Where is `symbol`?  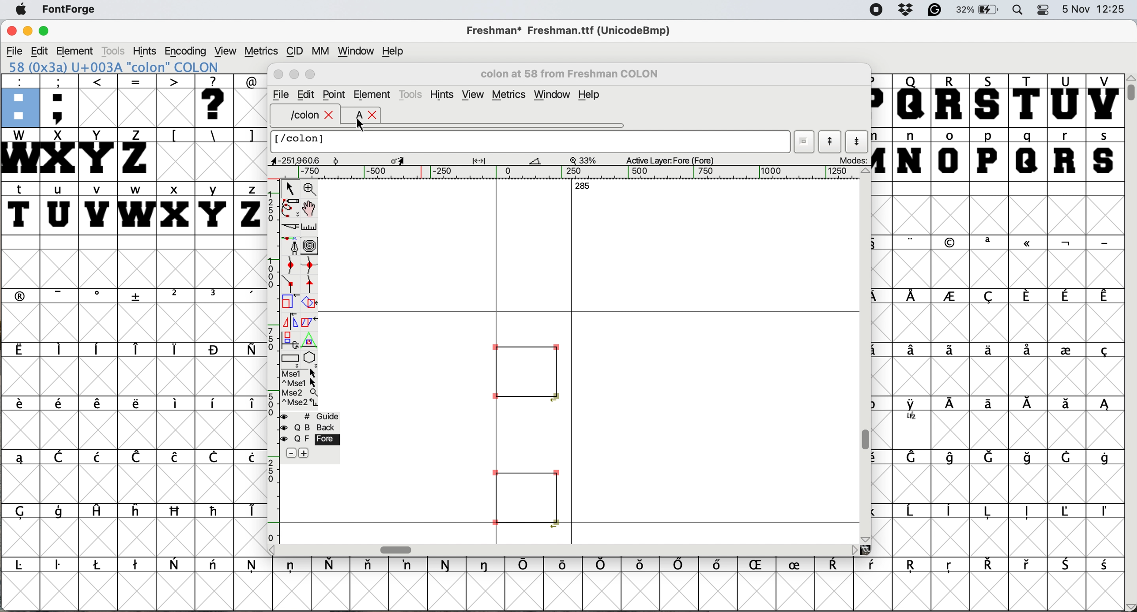 symbol is located at coordinates (1028, 406).